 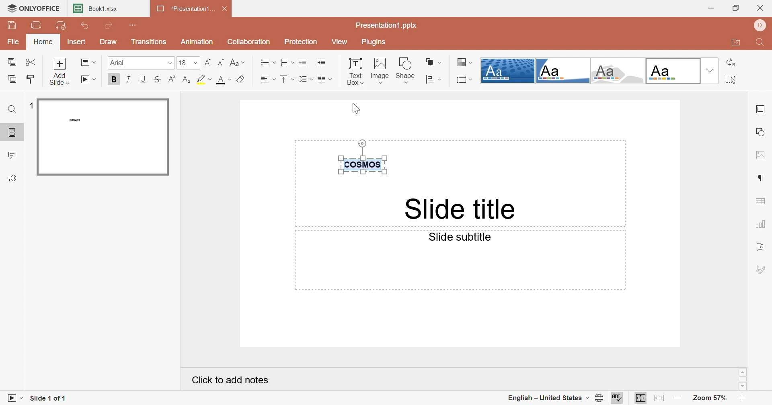 What do you see at coordinates (672, 71) in the screenshot?
I see `Office theme` at bounding box center [672, 71].